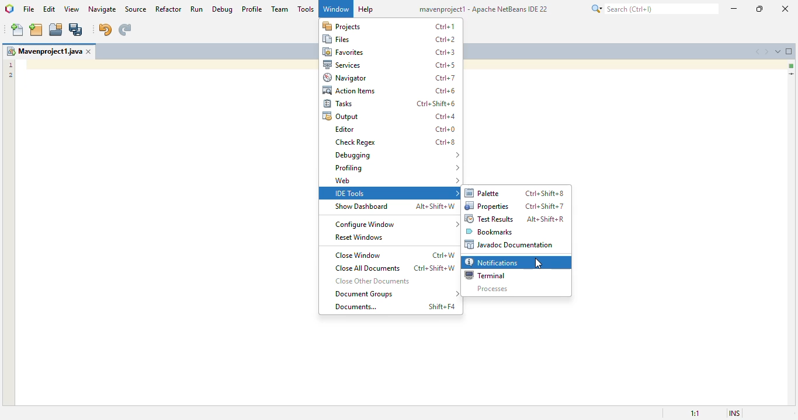 This screenshot has width=798, height=420. I want to click on undo, so click(105, 30).